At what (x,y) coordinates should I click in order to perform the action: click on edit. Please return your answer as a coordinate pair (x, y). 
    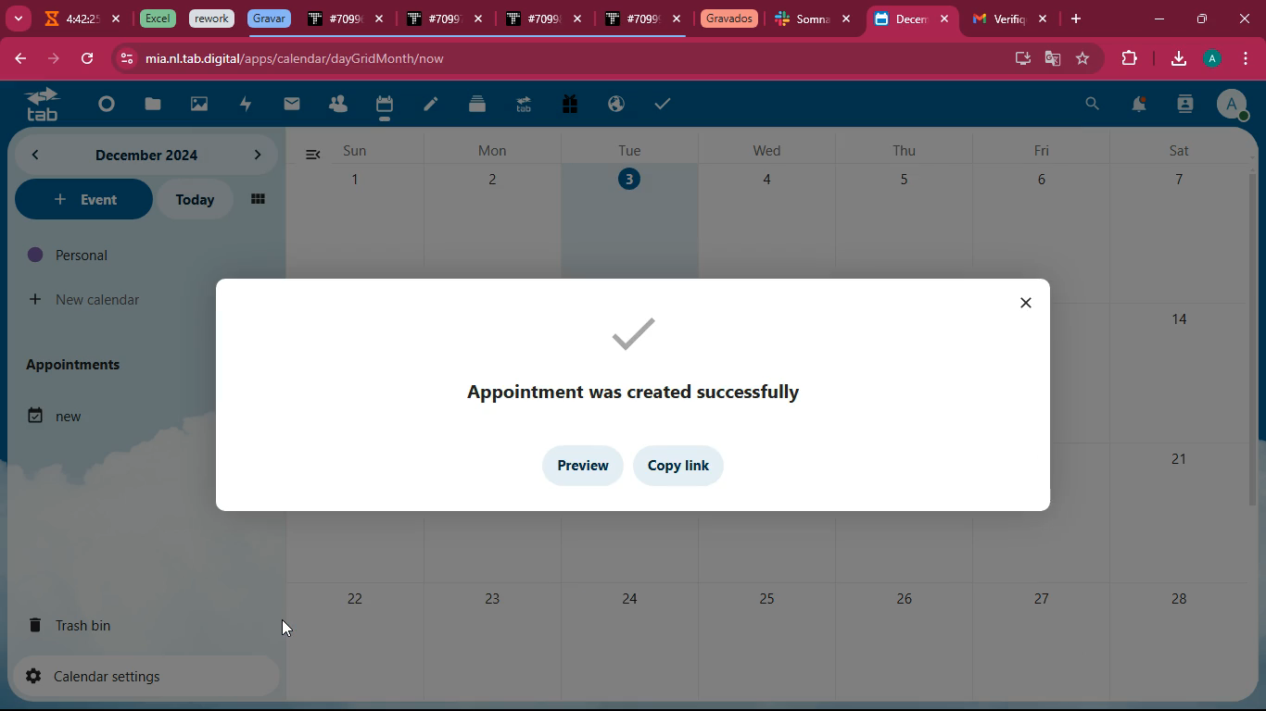
    Looking at the image, I should click on (431, 106).